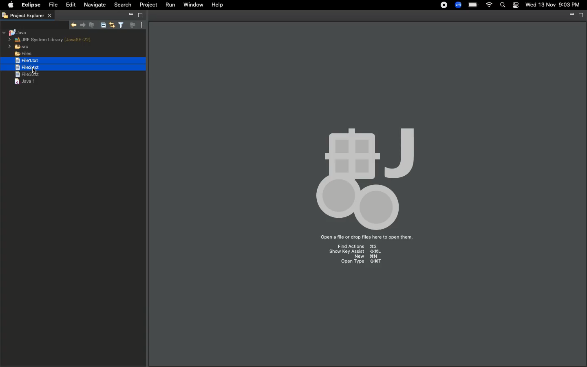  What do you see at coordinates (516, 5) in the screenshot?
I see `Notification` at bounding box center [516, 5].